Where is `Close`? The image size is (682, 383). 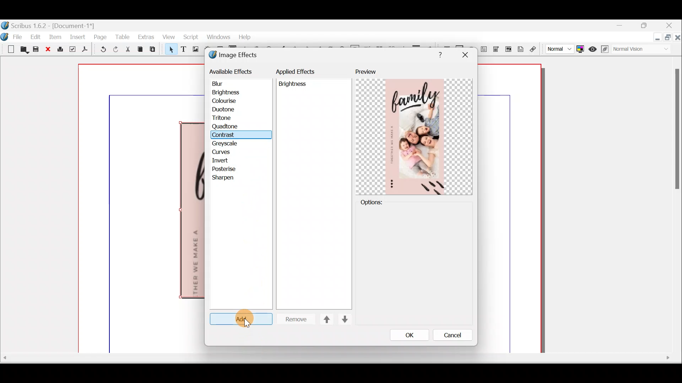 Close is located at coordinates (50, 50).